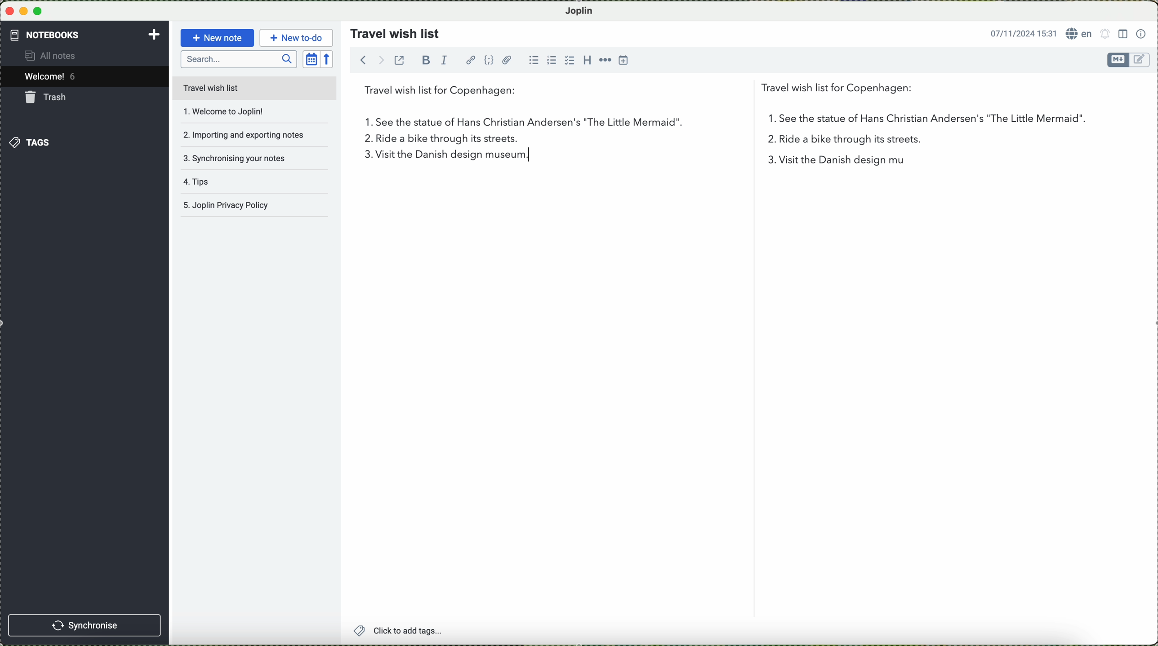 The image size is (1158, 646). What do you see at coordinates (240, 112) in the screenshot?
I see `welcome to joplin` at bounding box center [240, 112].